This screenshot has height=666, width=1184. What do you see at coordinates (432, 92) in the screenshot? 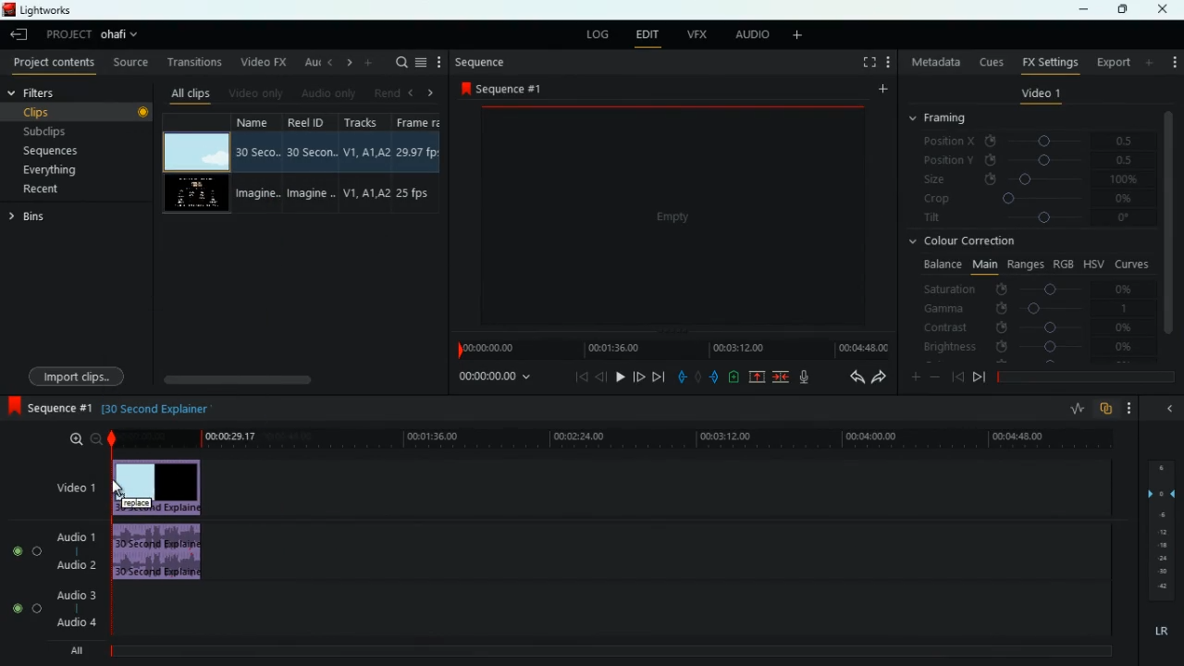
I see `right` at bounding box center [432, 92].